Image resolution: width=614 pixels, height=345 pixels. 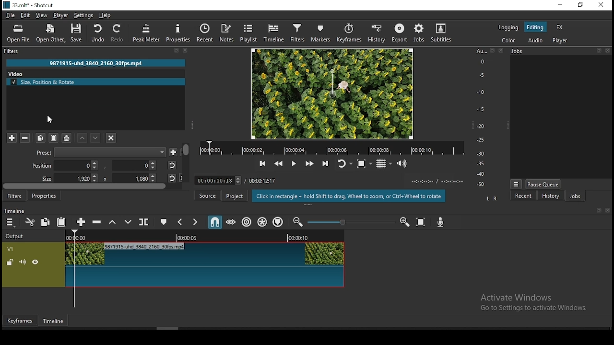 What do you see at coordinates (205, 236) in the screenshot?
I see `video time duration bar` at bounding box center [205, 236].